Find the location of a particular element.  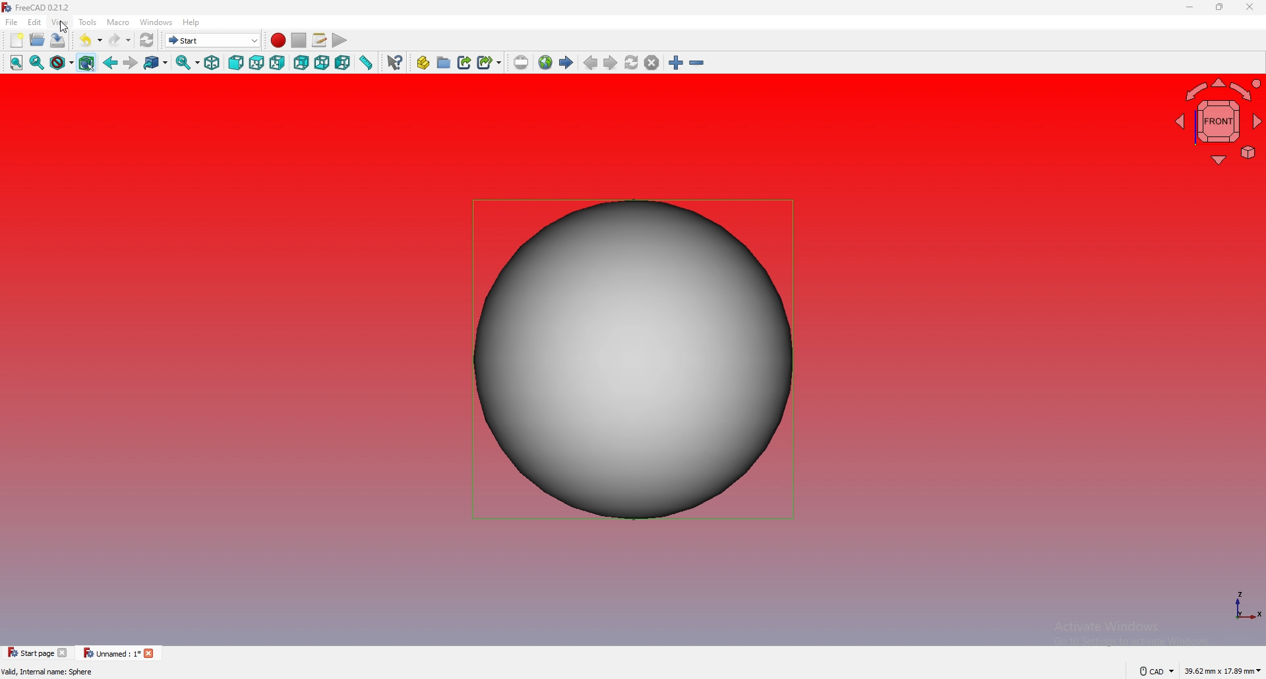

create link is located at coordinates (465, 63).